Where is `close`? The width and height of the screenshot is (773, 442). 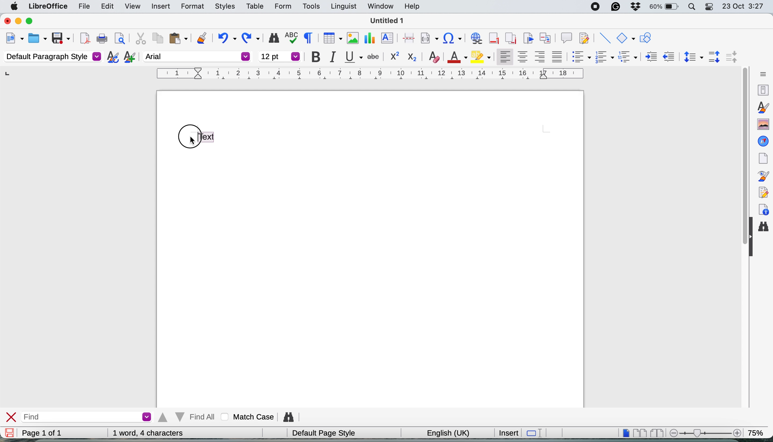 close is located at coordinates (12, 416).